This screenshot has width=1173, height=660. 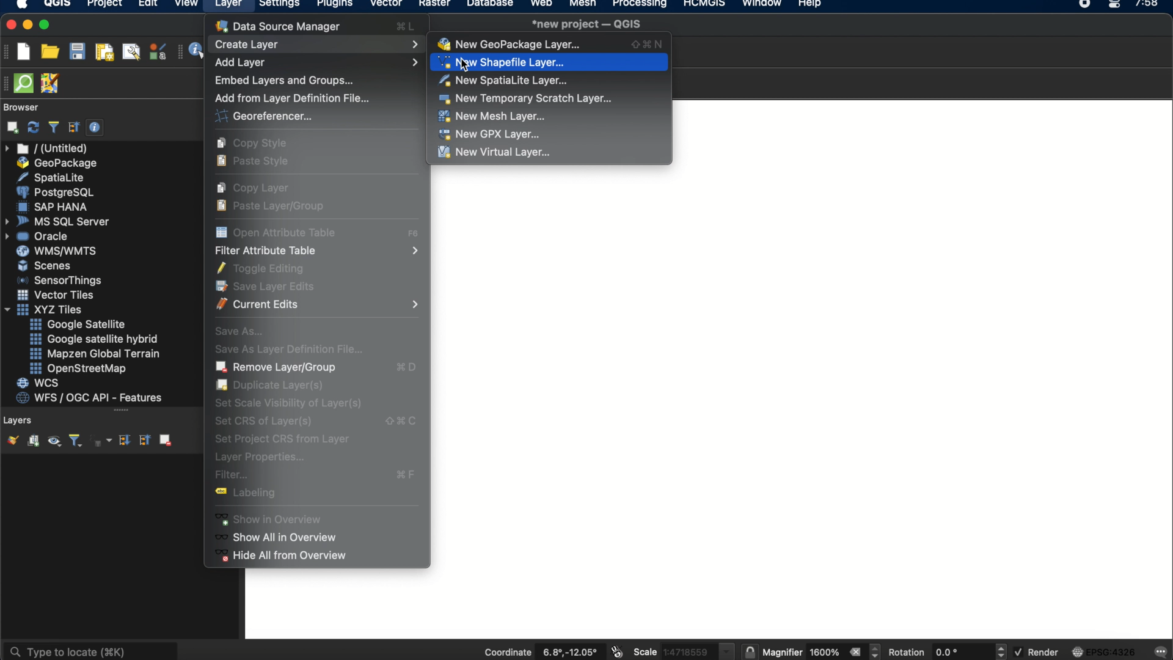 What do you see at coordinates (60, 280) in the screenshot?
I see `sensorthings` at bounding box center [60, 280].